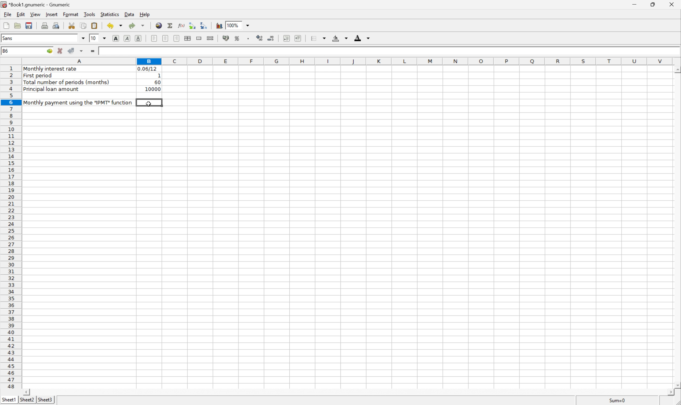 The width and height of the screenshot is (681, 405). Describe the element at coordinates (21, 14) in the screenshot. I see `Edit` at that location.